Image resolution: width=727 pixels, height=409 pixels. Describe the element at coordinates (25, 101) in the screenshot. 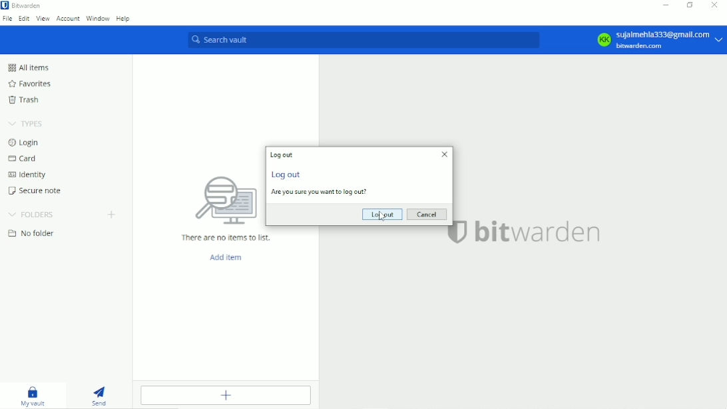

I see `Trash` at that location.